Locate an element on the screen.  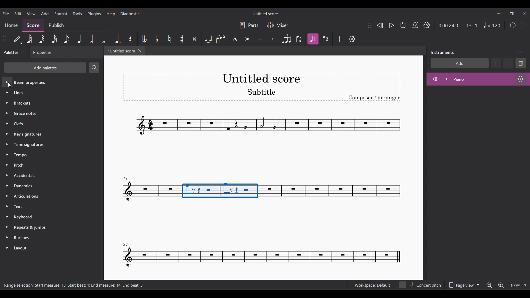
Default is located at coordinates (18, 39).